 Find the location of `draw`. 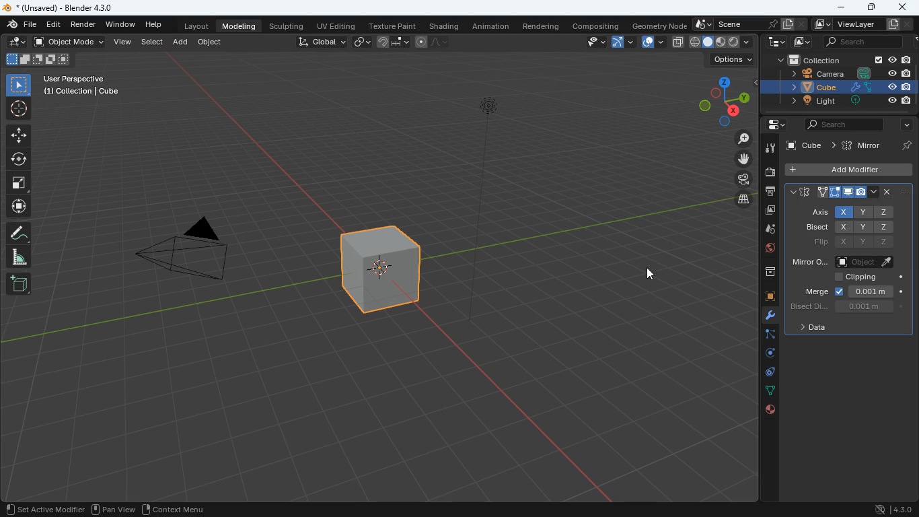

draw is located at coordinates (17, 234).